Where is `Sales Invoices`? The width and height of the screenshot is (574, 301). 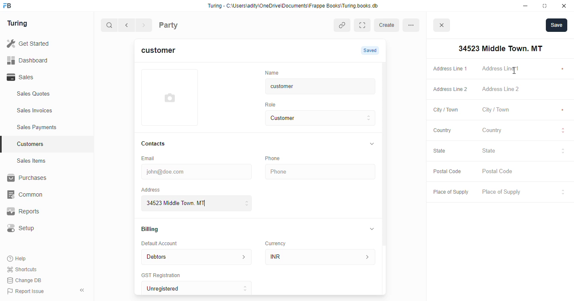 Sales Invoices is located at coordinates (49, 111).